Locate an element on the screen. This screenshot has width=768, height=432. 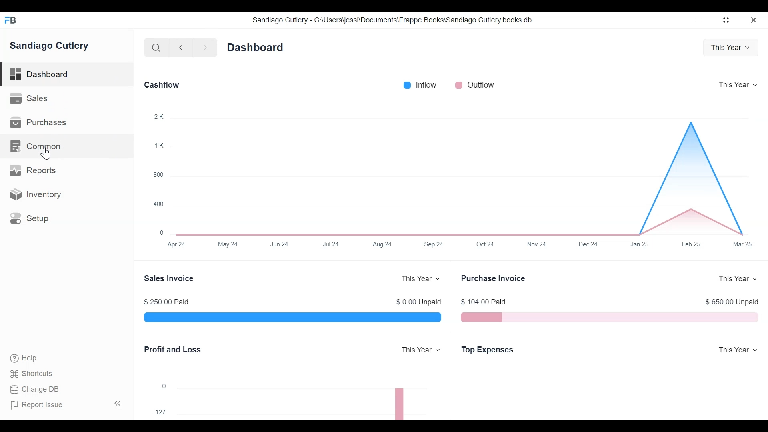
Top Expenses is located at coordinates (491, 350).